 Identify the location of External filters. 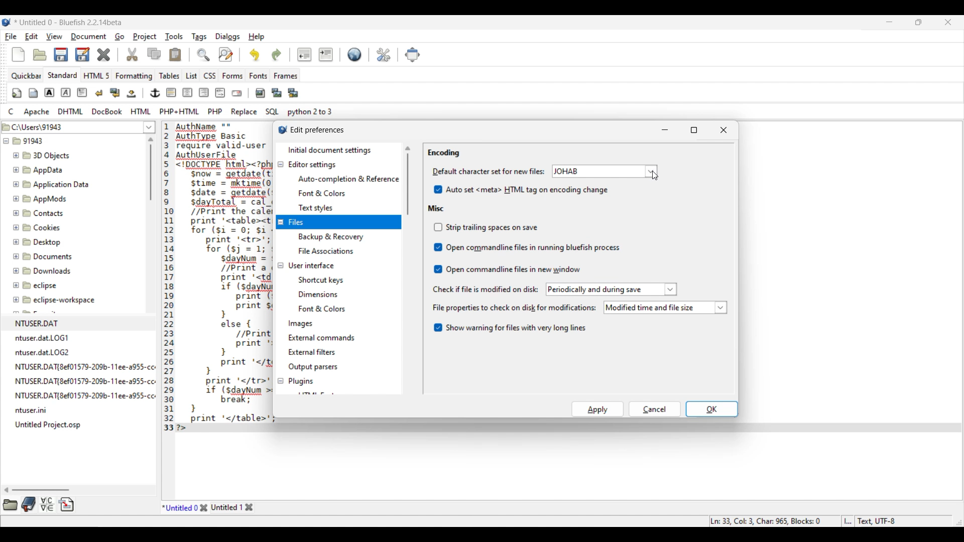
(314, 352).